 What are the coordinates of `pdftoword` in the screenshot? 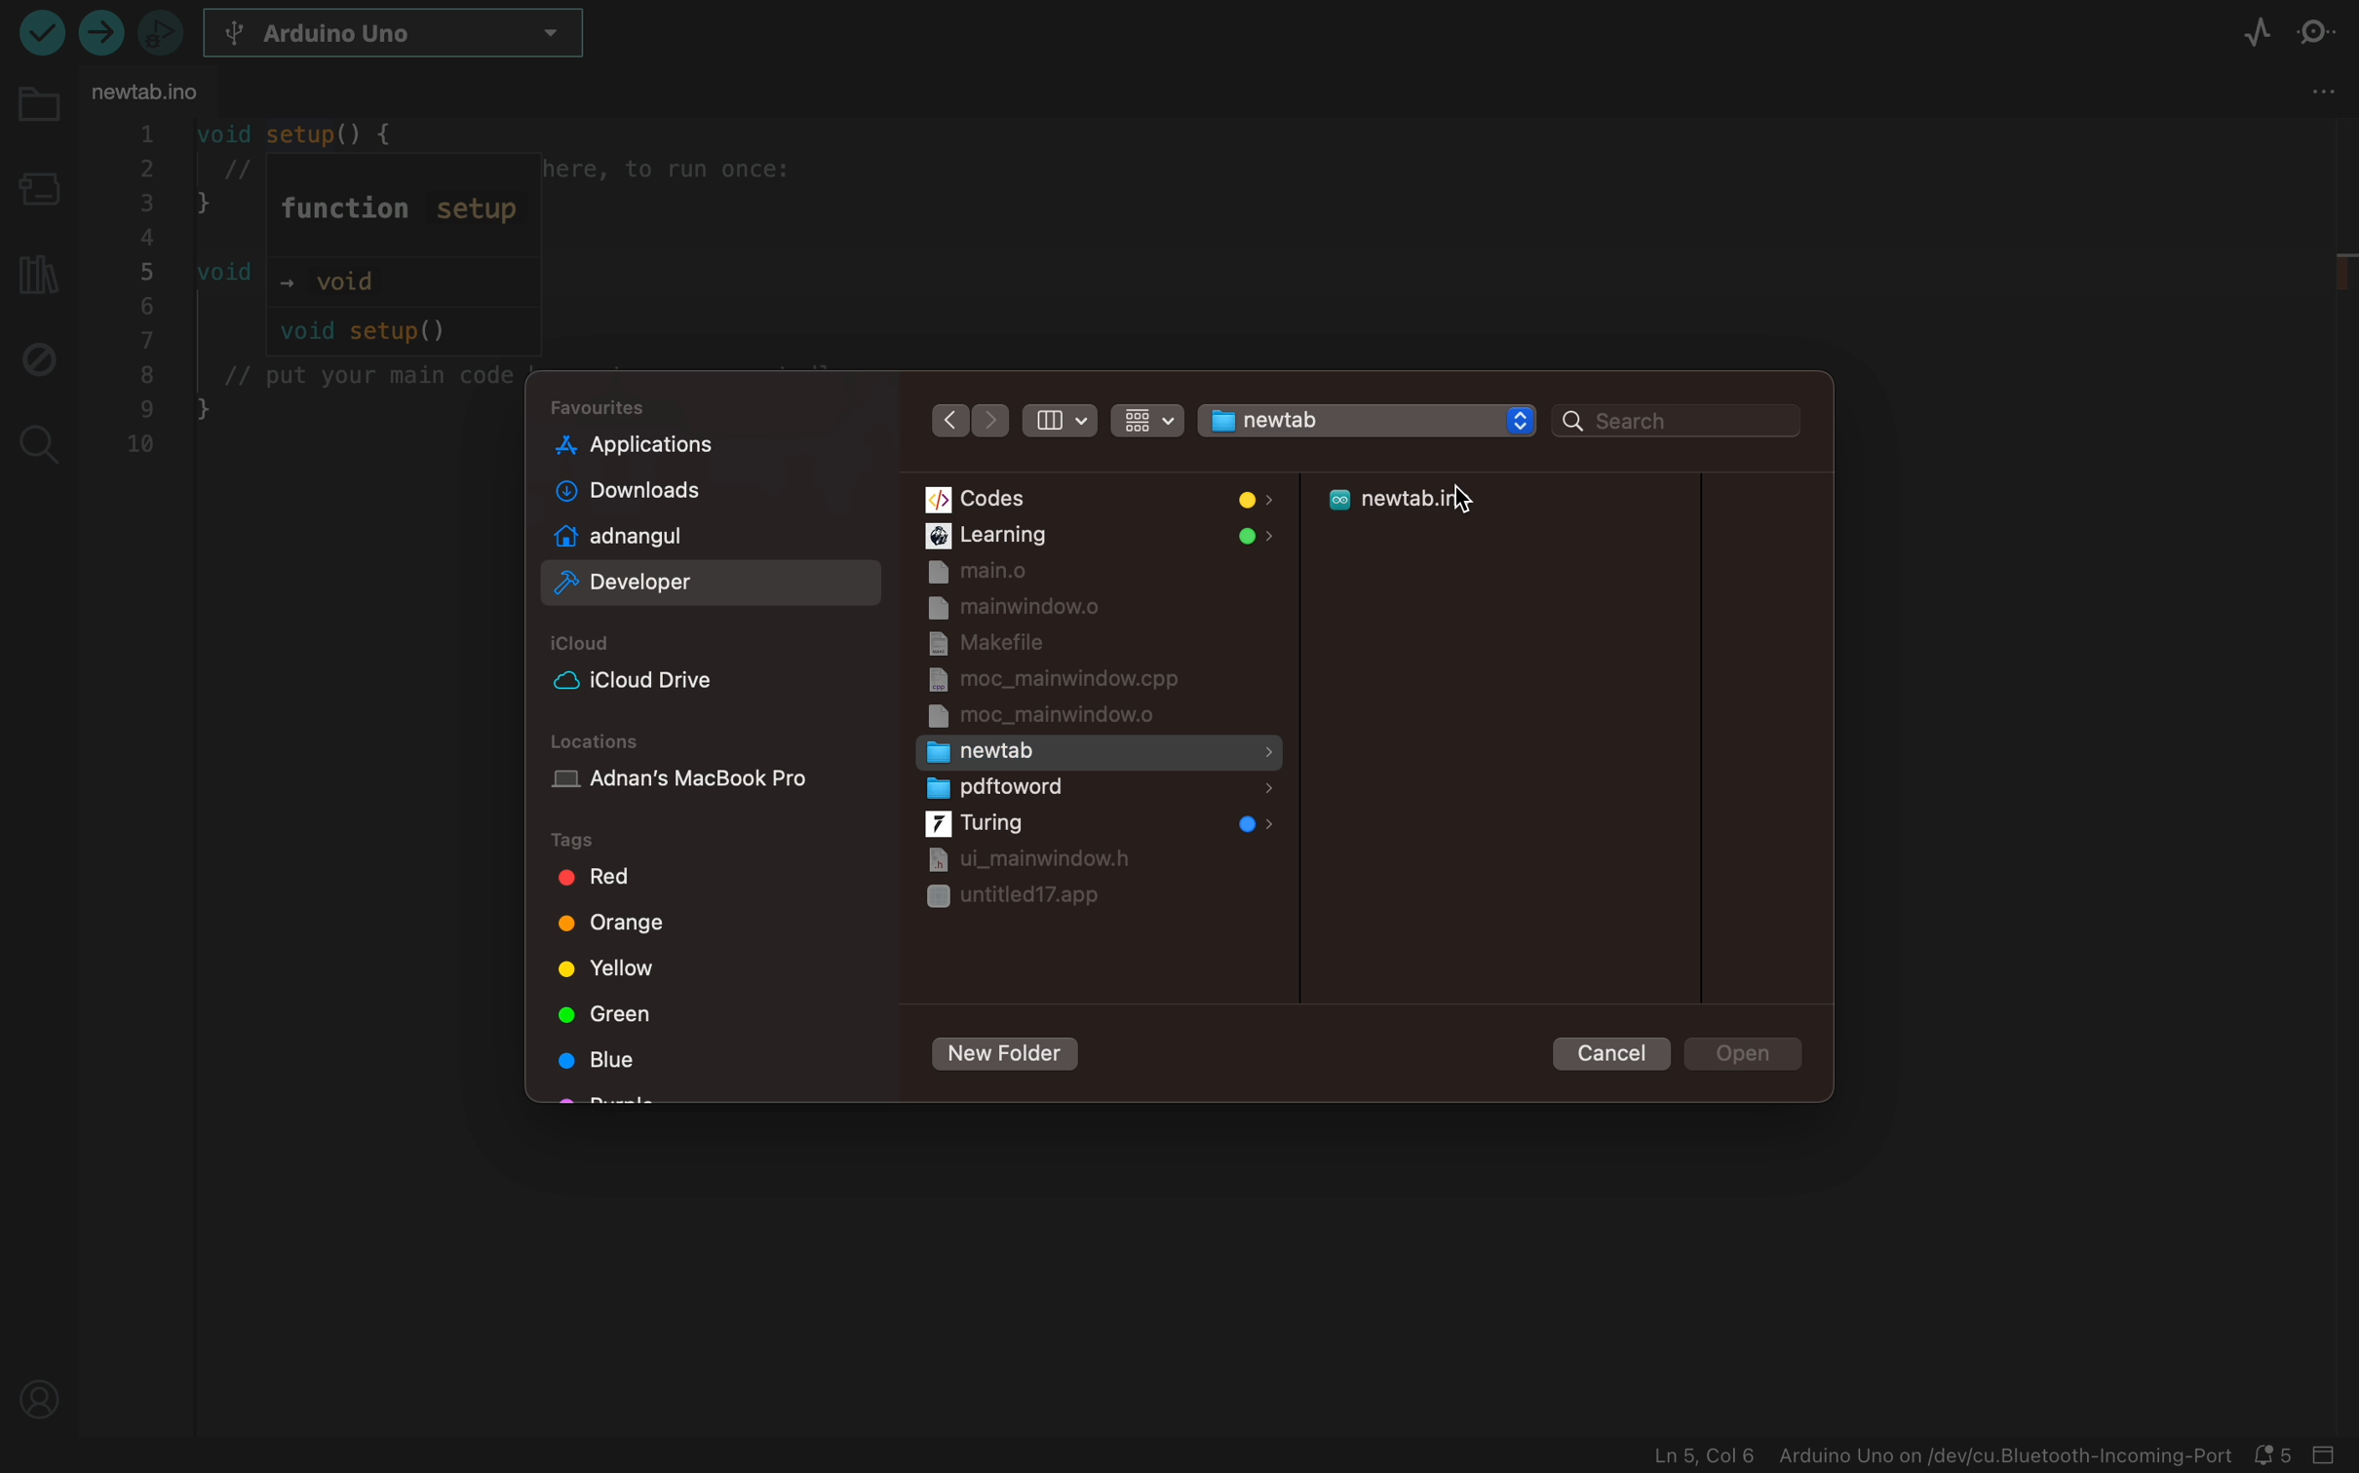 It's located at (1097, 789).